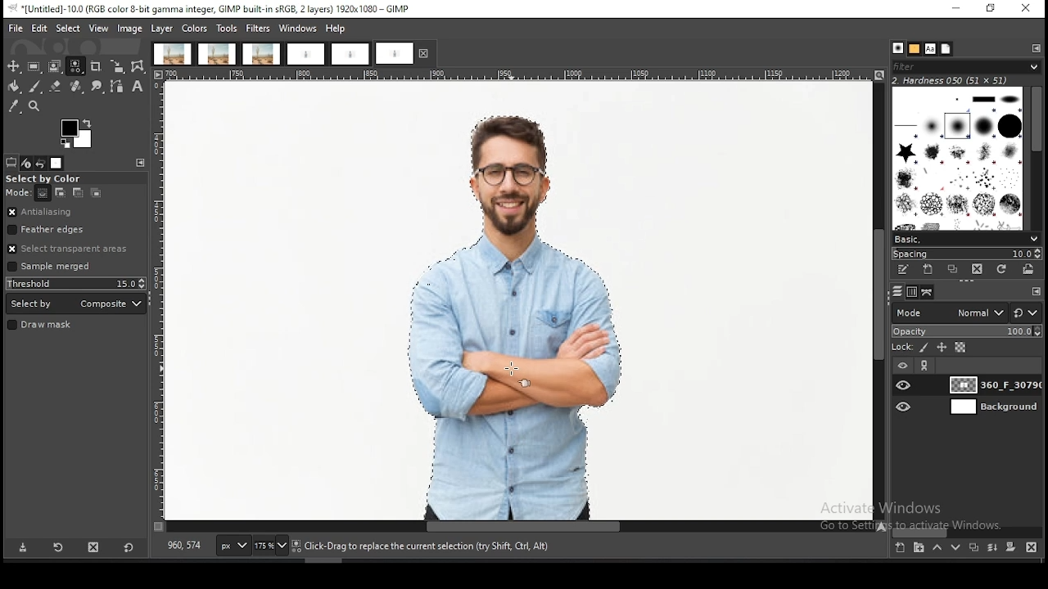 This screenshot has width=1048, height=589. I want to click on create a new layer, so click(901, 546).